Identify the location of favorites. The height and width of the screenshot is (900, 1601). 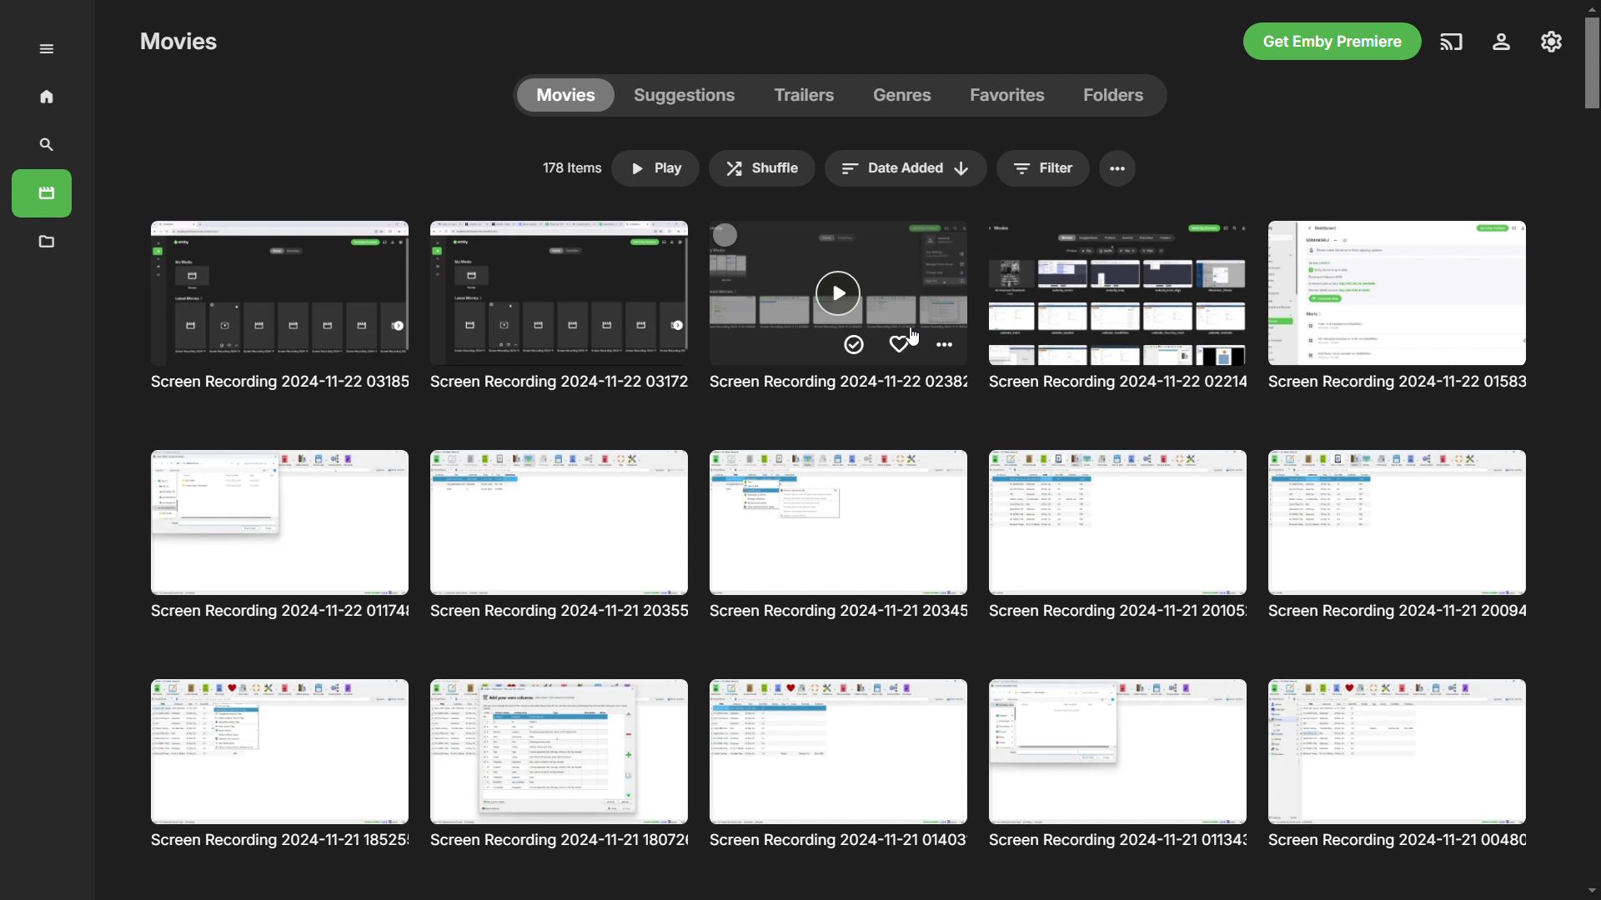
(1008, 95).